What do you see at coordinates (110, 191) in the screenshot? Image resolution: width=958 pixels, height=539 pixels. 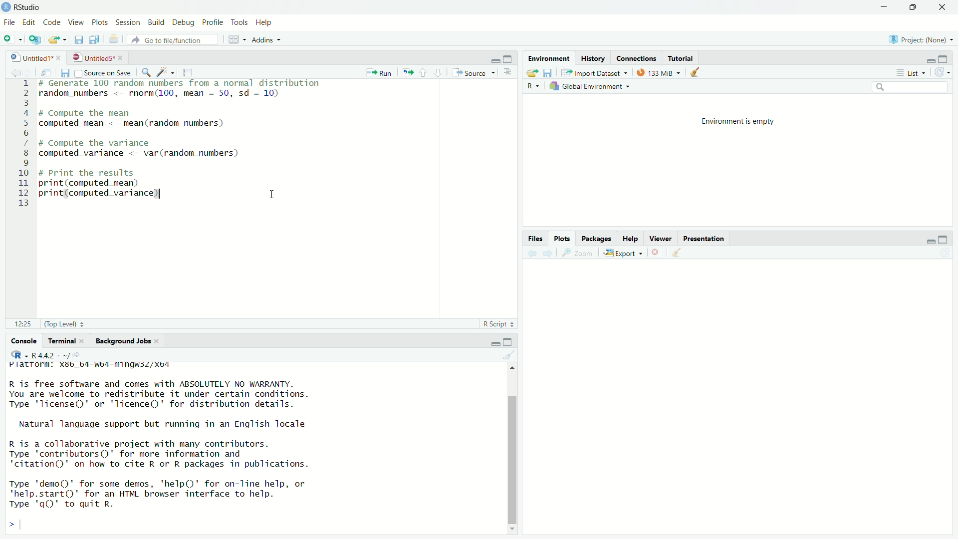 I see `print(computed_mean)
print(computed_variance)` at bounding box center [110, 191].